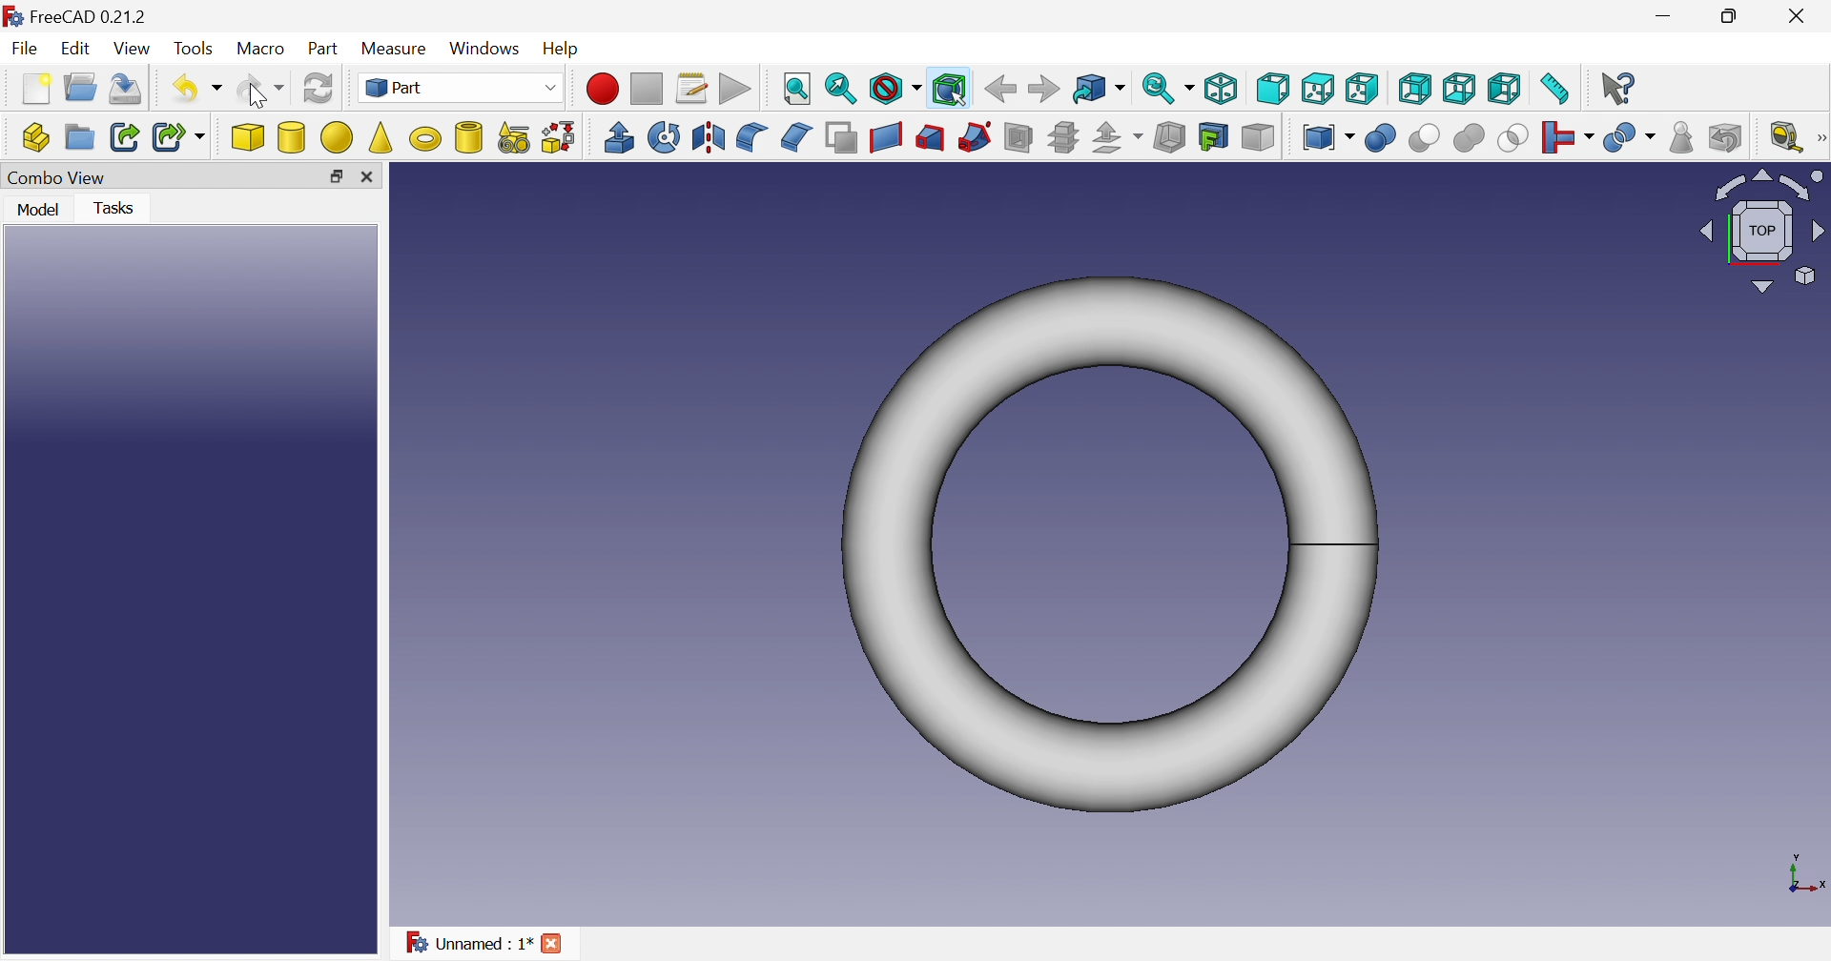 The image size is (1831, 961). Describe the element at coordinates (1728, 19) in the screenshot. I see `Minimize` at that location.